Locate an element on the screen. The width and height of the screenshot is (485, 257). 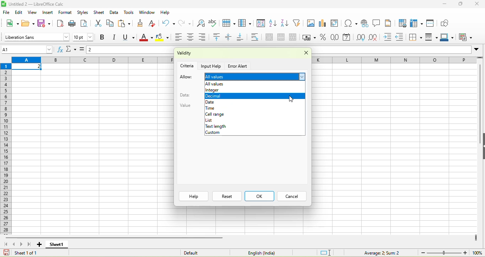
list is located at coordinates (254, 121).